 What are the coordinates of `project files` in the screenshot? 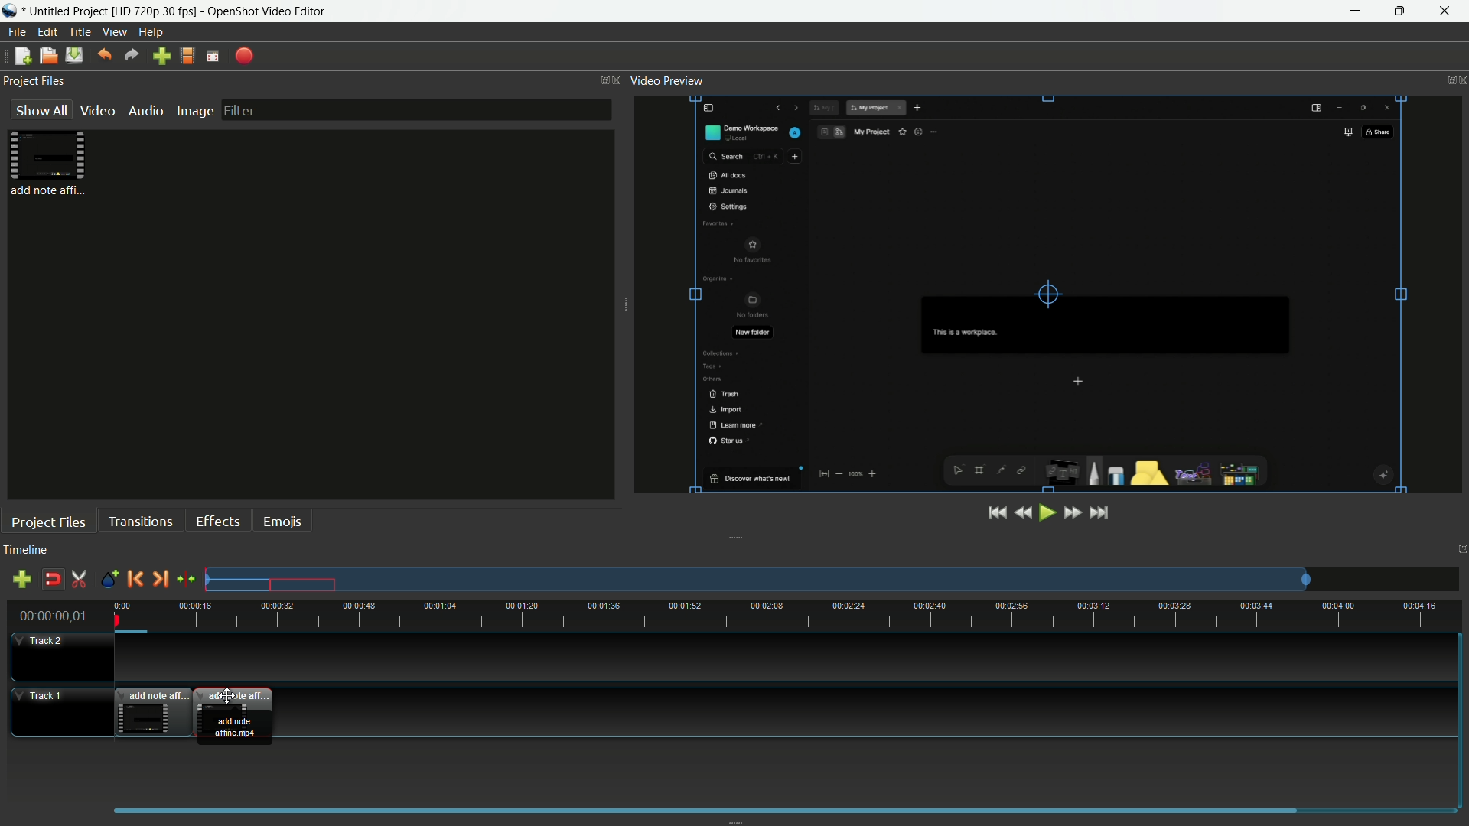 It's located at (34, 80).